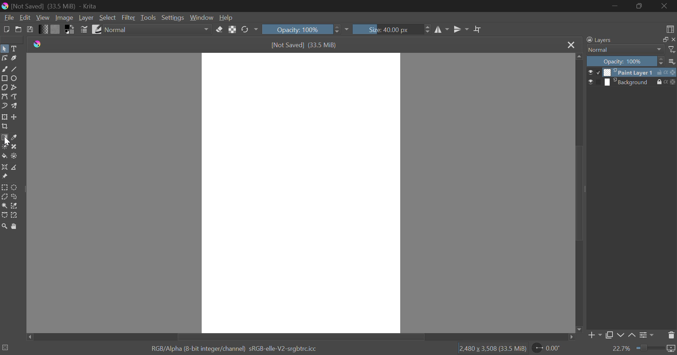 The width and height of the screenshot is (677, 355). I want to click on Measurement, so click(14, 168).